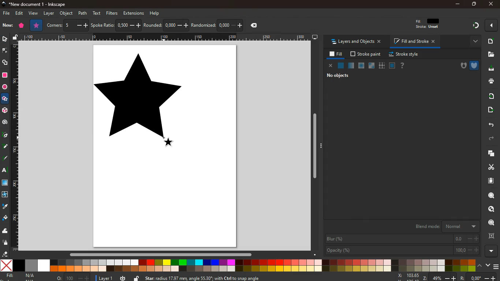  Describe the element at coordinates (362, 66) in the screenshot. I see `ice` at that location.